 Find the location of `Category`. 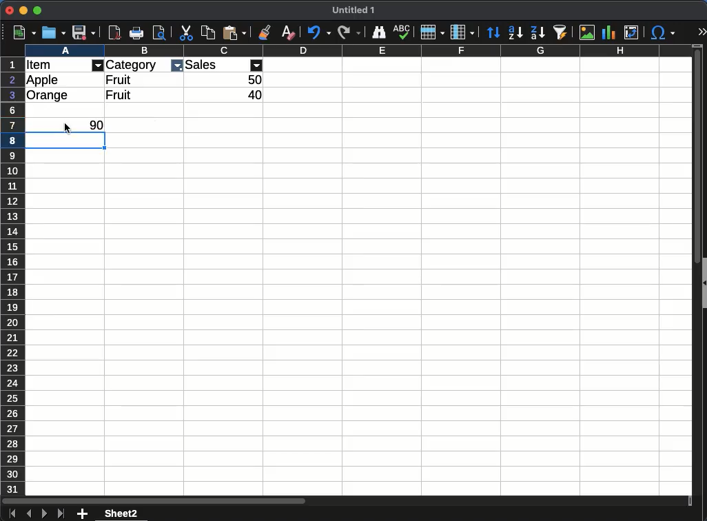

Category is located at coordinates (132, 65).